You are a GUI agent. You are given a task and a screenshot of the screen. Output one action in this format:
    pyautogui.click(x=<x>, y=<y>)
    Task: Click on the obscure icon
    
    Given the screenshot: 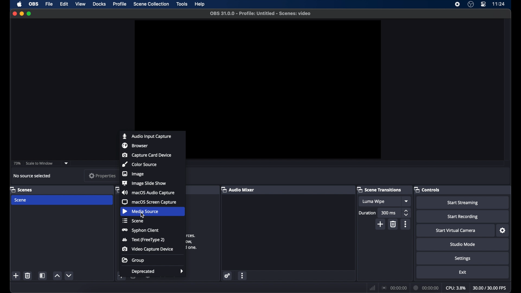 What is the action you would take?
    pyautogui.click(x=115, y=190)
    